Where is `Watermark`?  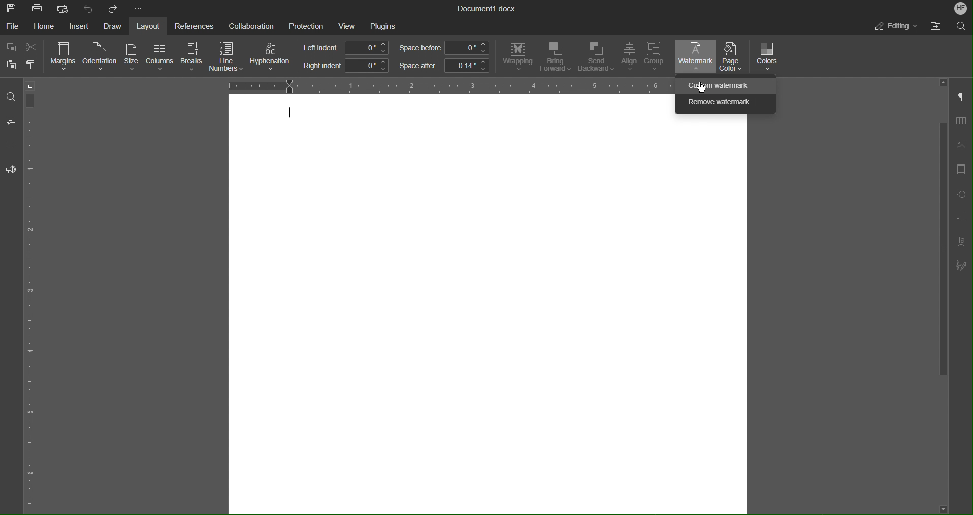
Watermark is located at coordinates (696, 56).